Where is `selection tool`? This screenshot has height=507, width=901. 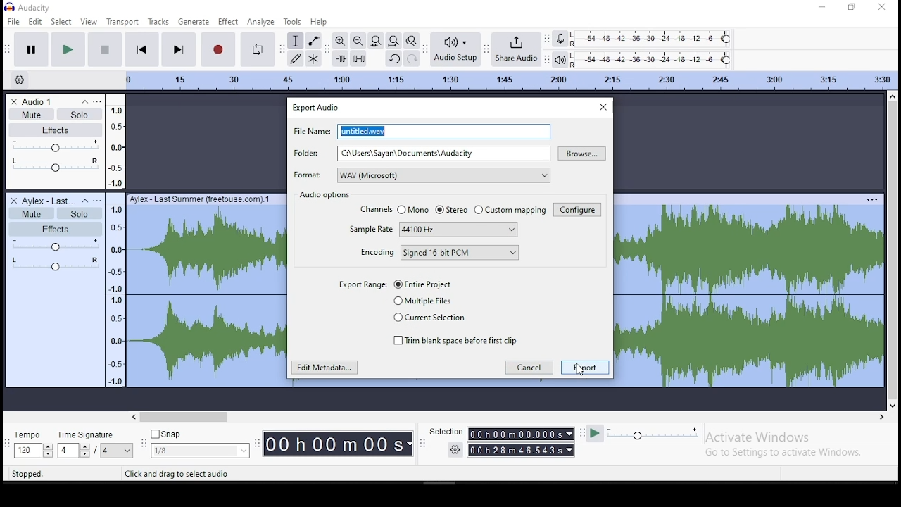
selection tool is located at coordinates (296, 41).